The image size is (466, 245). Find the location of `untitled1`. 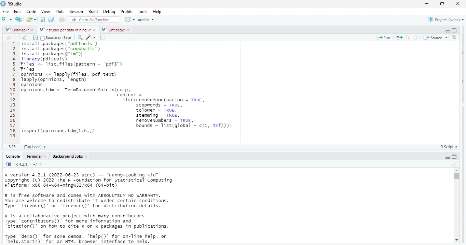

untitled1 is located at coordinates (16, 30).